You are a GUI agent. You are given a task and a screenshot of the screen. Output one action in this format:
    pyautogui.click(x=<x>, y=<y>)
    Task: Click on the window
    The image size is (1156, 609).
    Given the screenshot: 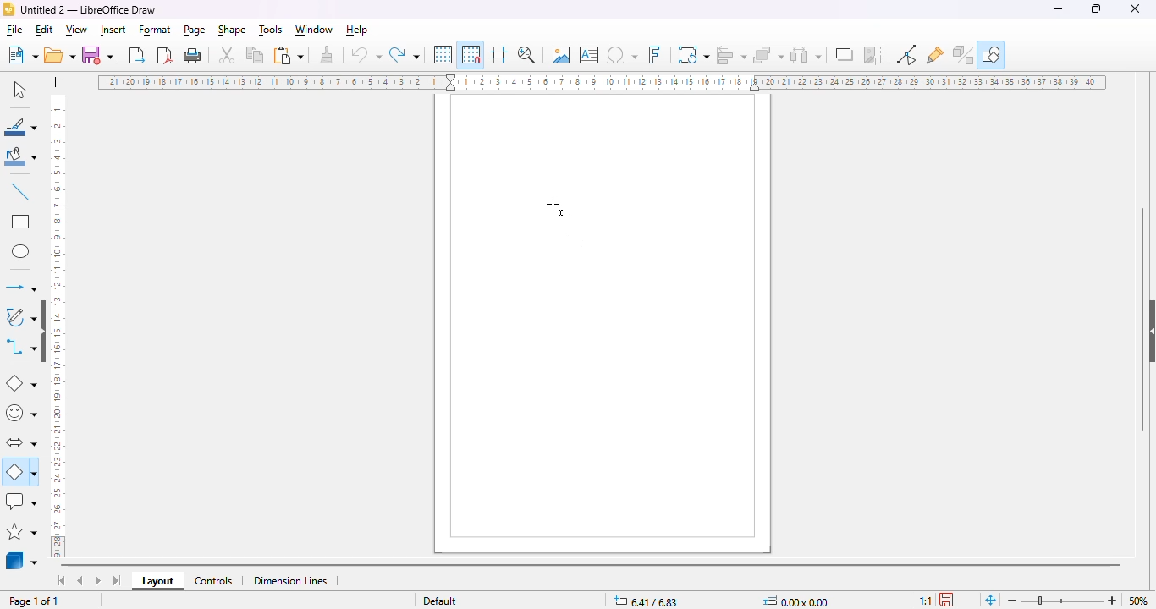 What is the action you would take?
    pyautogui.click(x=315, y=30)
    